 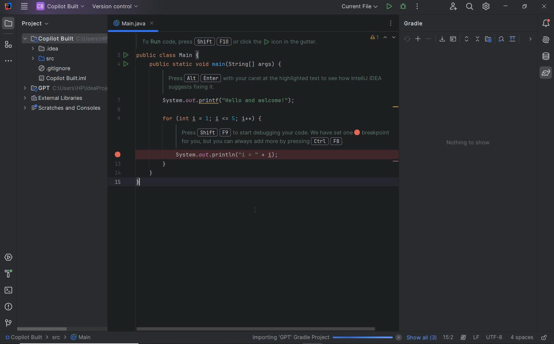 What do you see at coordinates (501, 40) in the screenshot?
I see `analyze dependencies` at bounding box center [501, 40].